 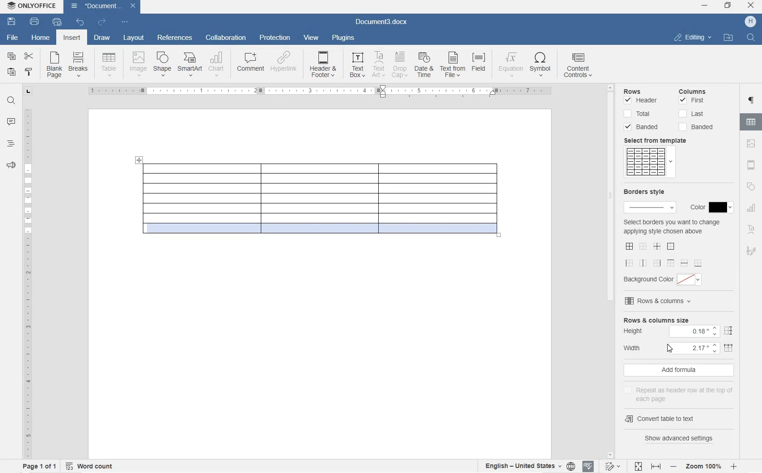 I want to click on repeat as header row at the top of each page, so click(x=682, y=393).